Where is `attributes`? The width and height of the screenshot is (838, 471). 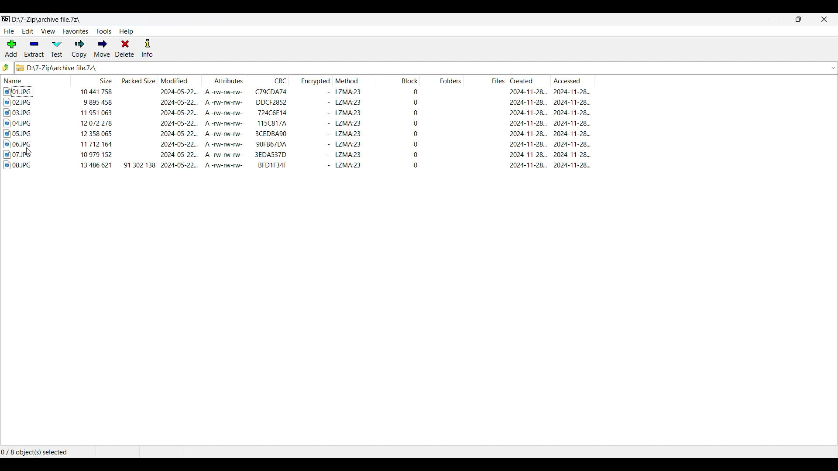 attributes is located at coordinates (223, 102).